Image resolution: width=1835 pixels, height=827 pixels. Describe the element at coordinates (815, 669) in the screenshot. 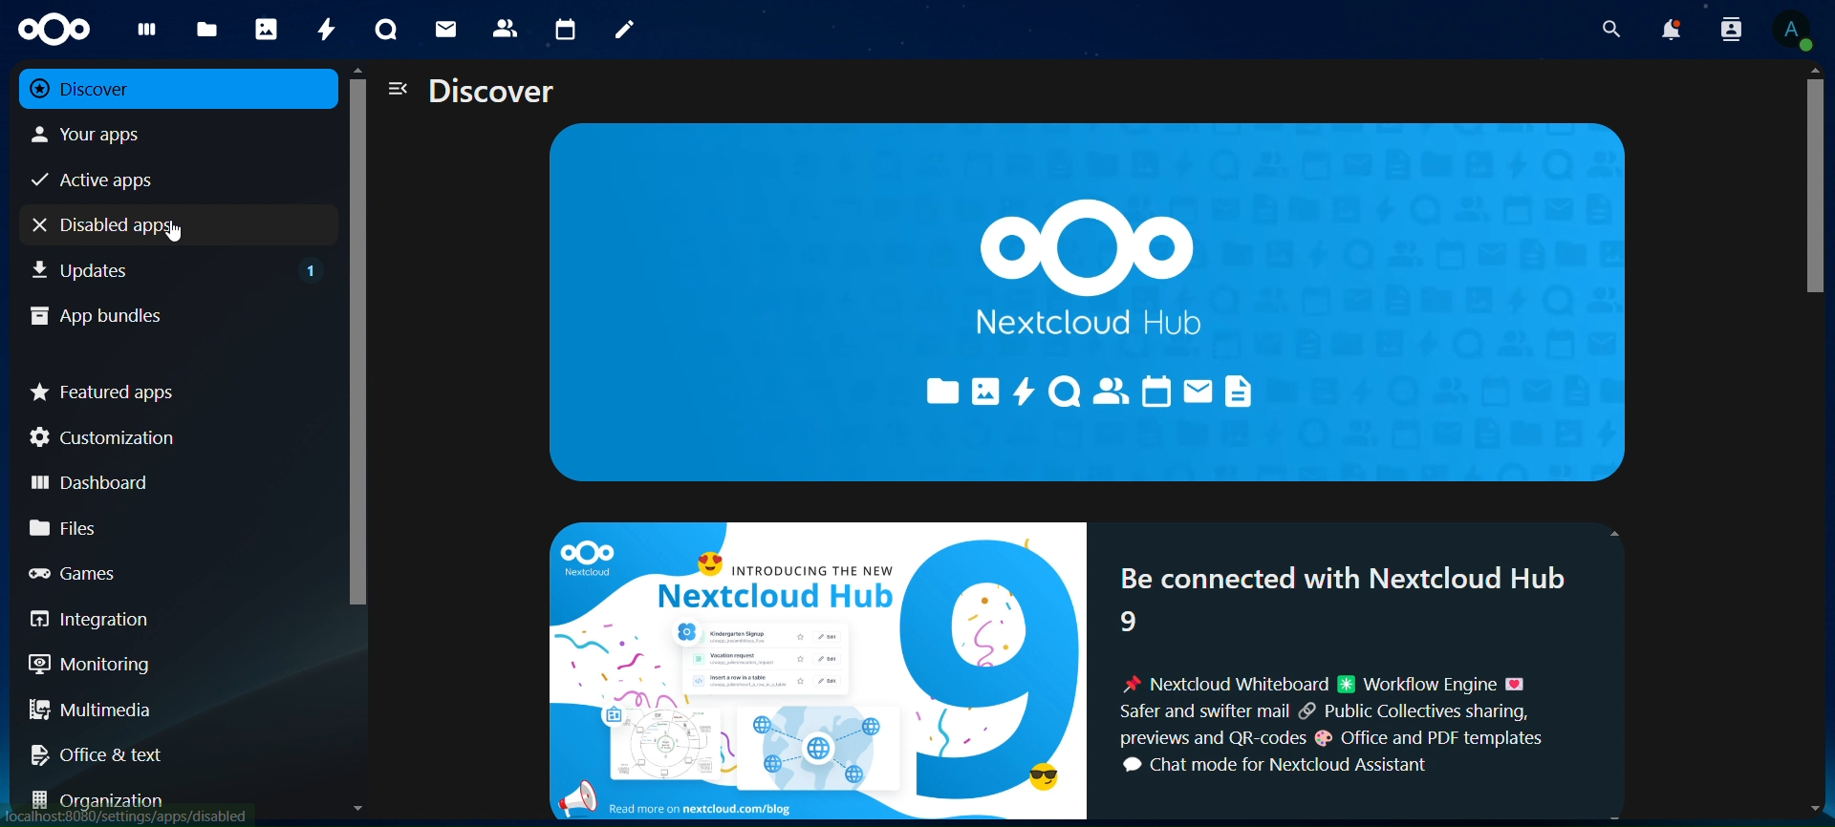

I see `image` at that location.